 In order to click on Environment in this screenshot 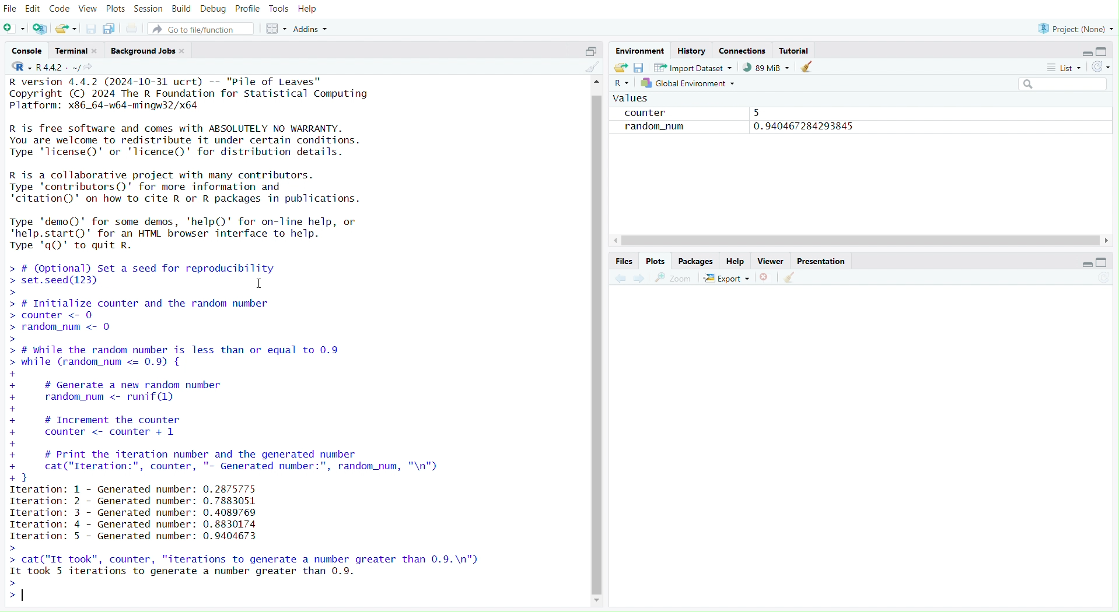, I will do `click(641, 48)`.